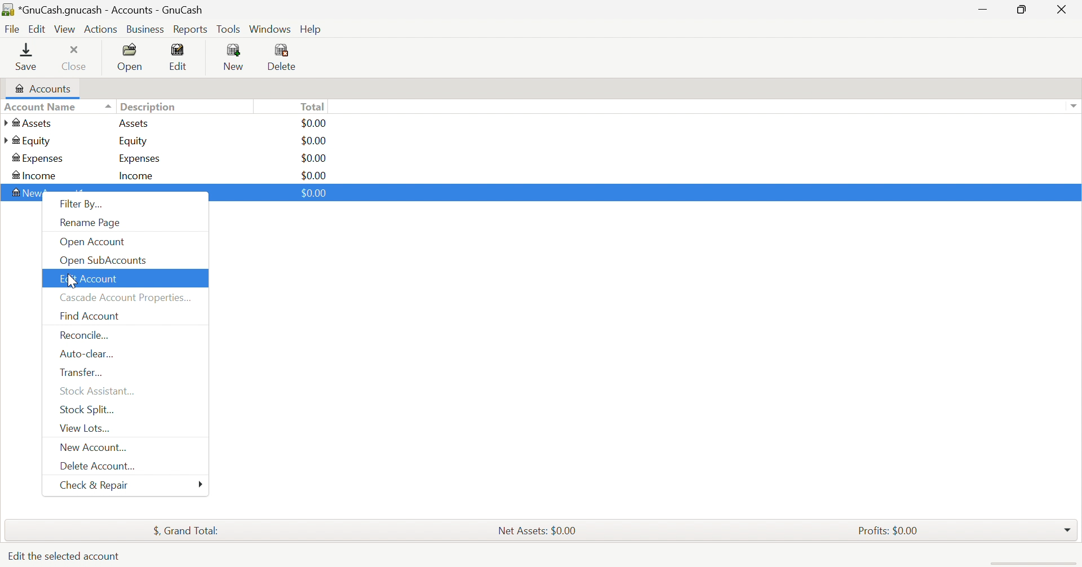 The image size is (1082, 567). Describe the element at coordinates (235, 57) in the screenshot. I see `New` at that location.